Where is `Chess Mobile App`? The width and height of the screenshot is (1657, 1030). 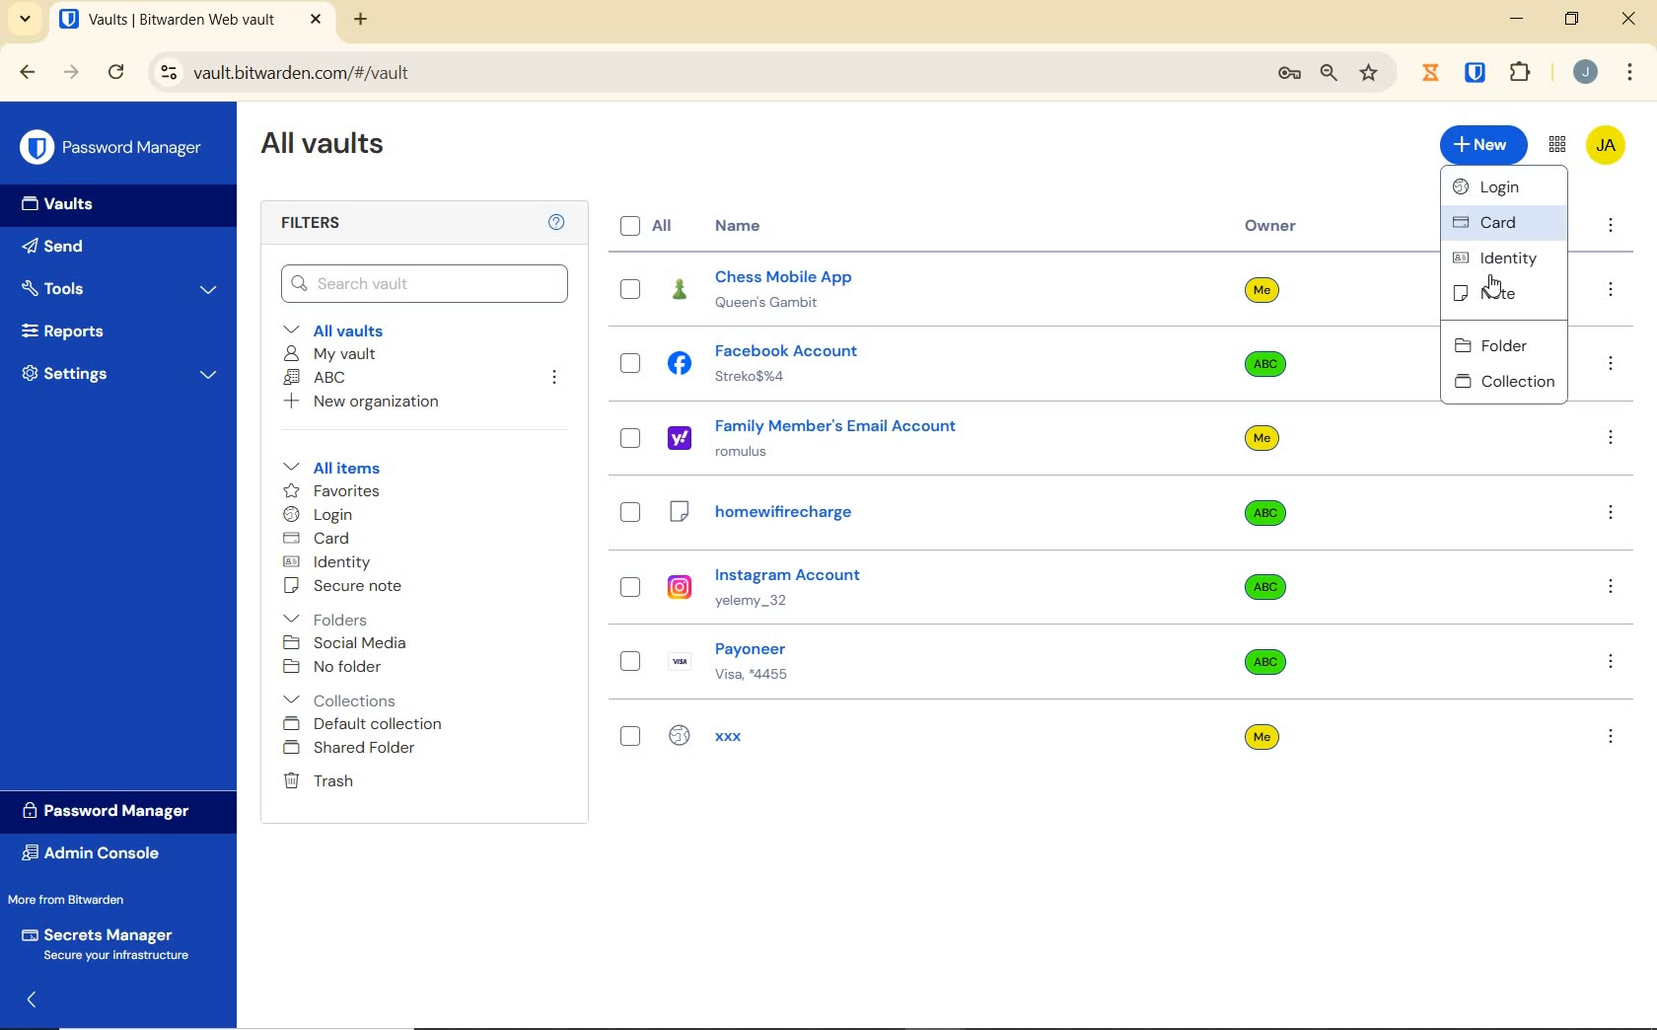
Chess Mobile App is located at coordinates (817, 290).